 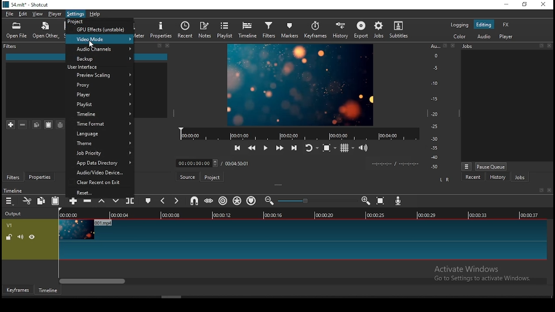 What do you see at coordinates (55, 14) in the screenshot?
I see `player` at bounding box center [55, 14].